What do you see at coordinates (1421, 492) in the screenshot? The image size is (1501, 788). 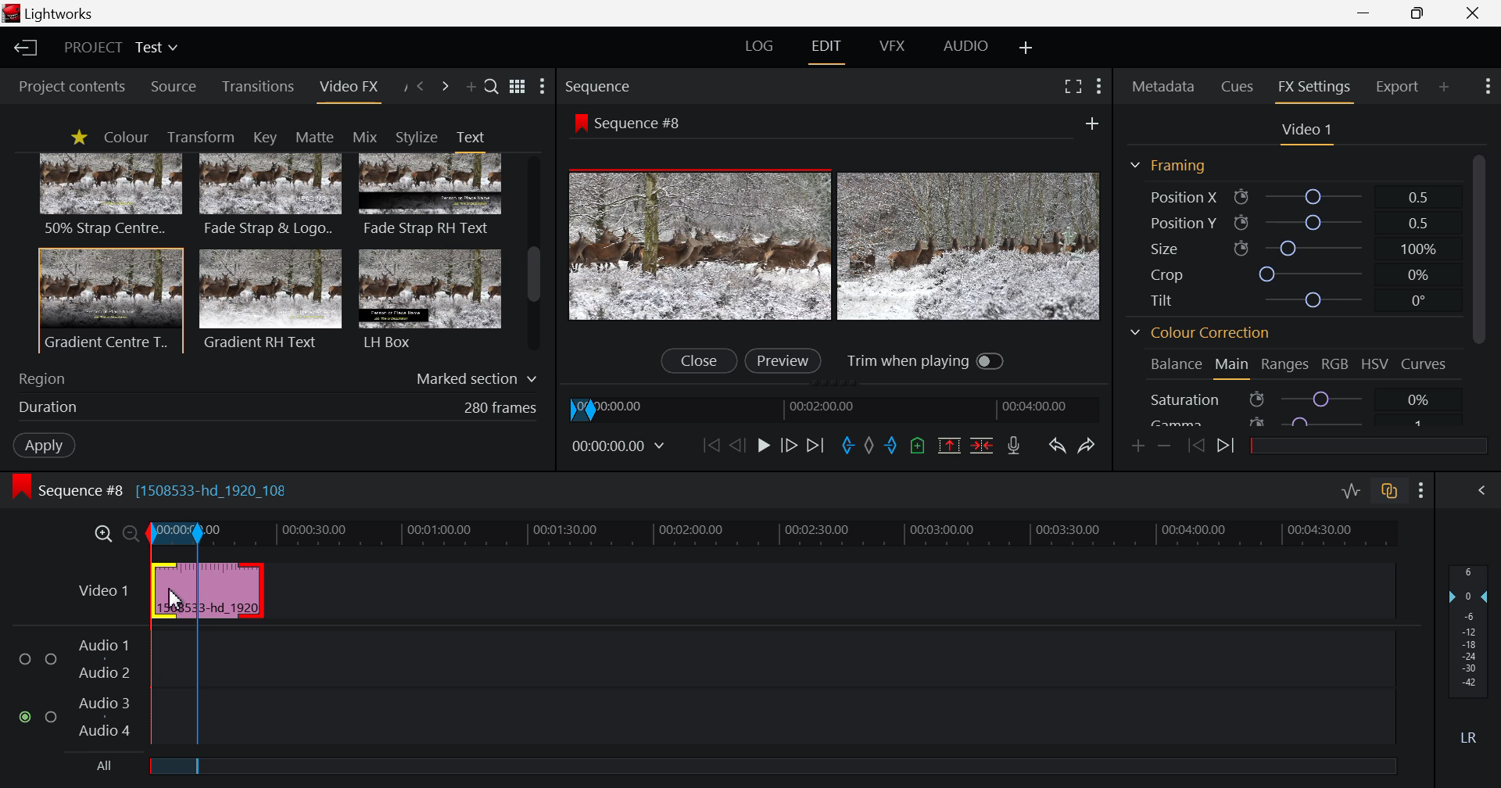 I see `Settings` at bounding box center [1421, 492].